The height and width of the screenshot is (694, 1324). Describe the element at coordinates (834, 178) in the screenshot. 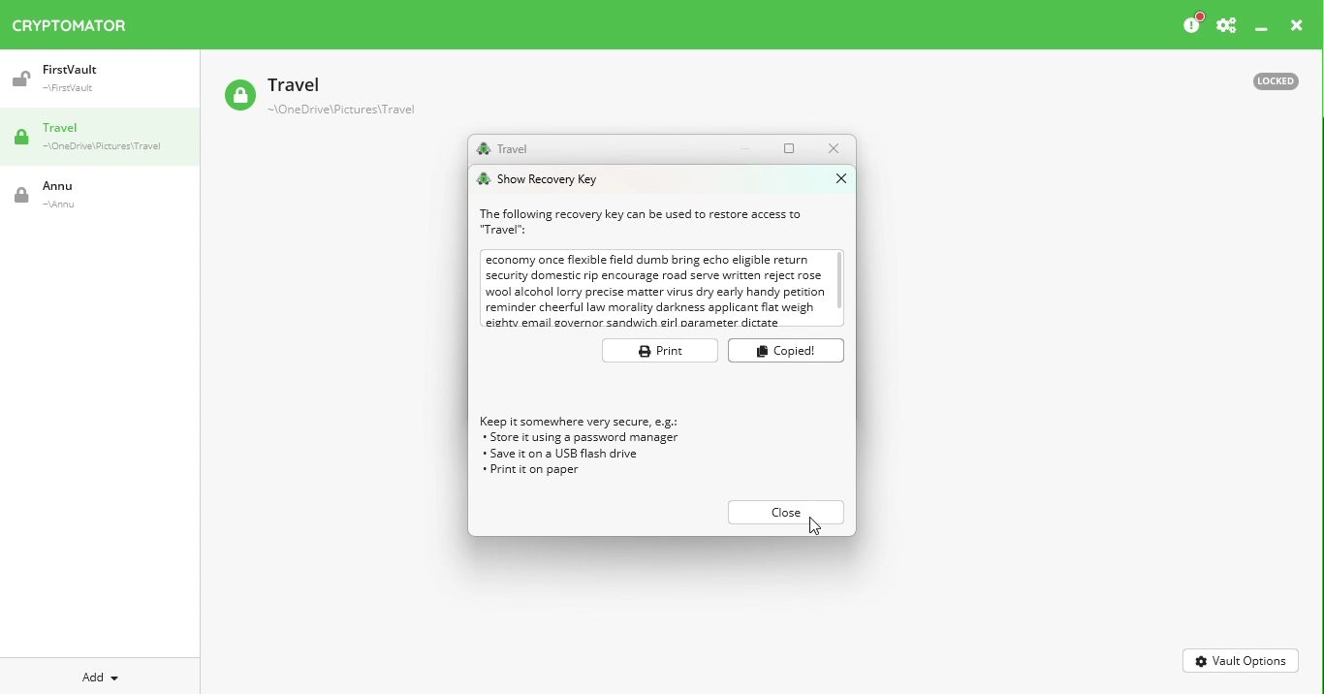

I see `Close` at that location.